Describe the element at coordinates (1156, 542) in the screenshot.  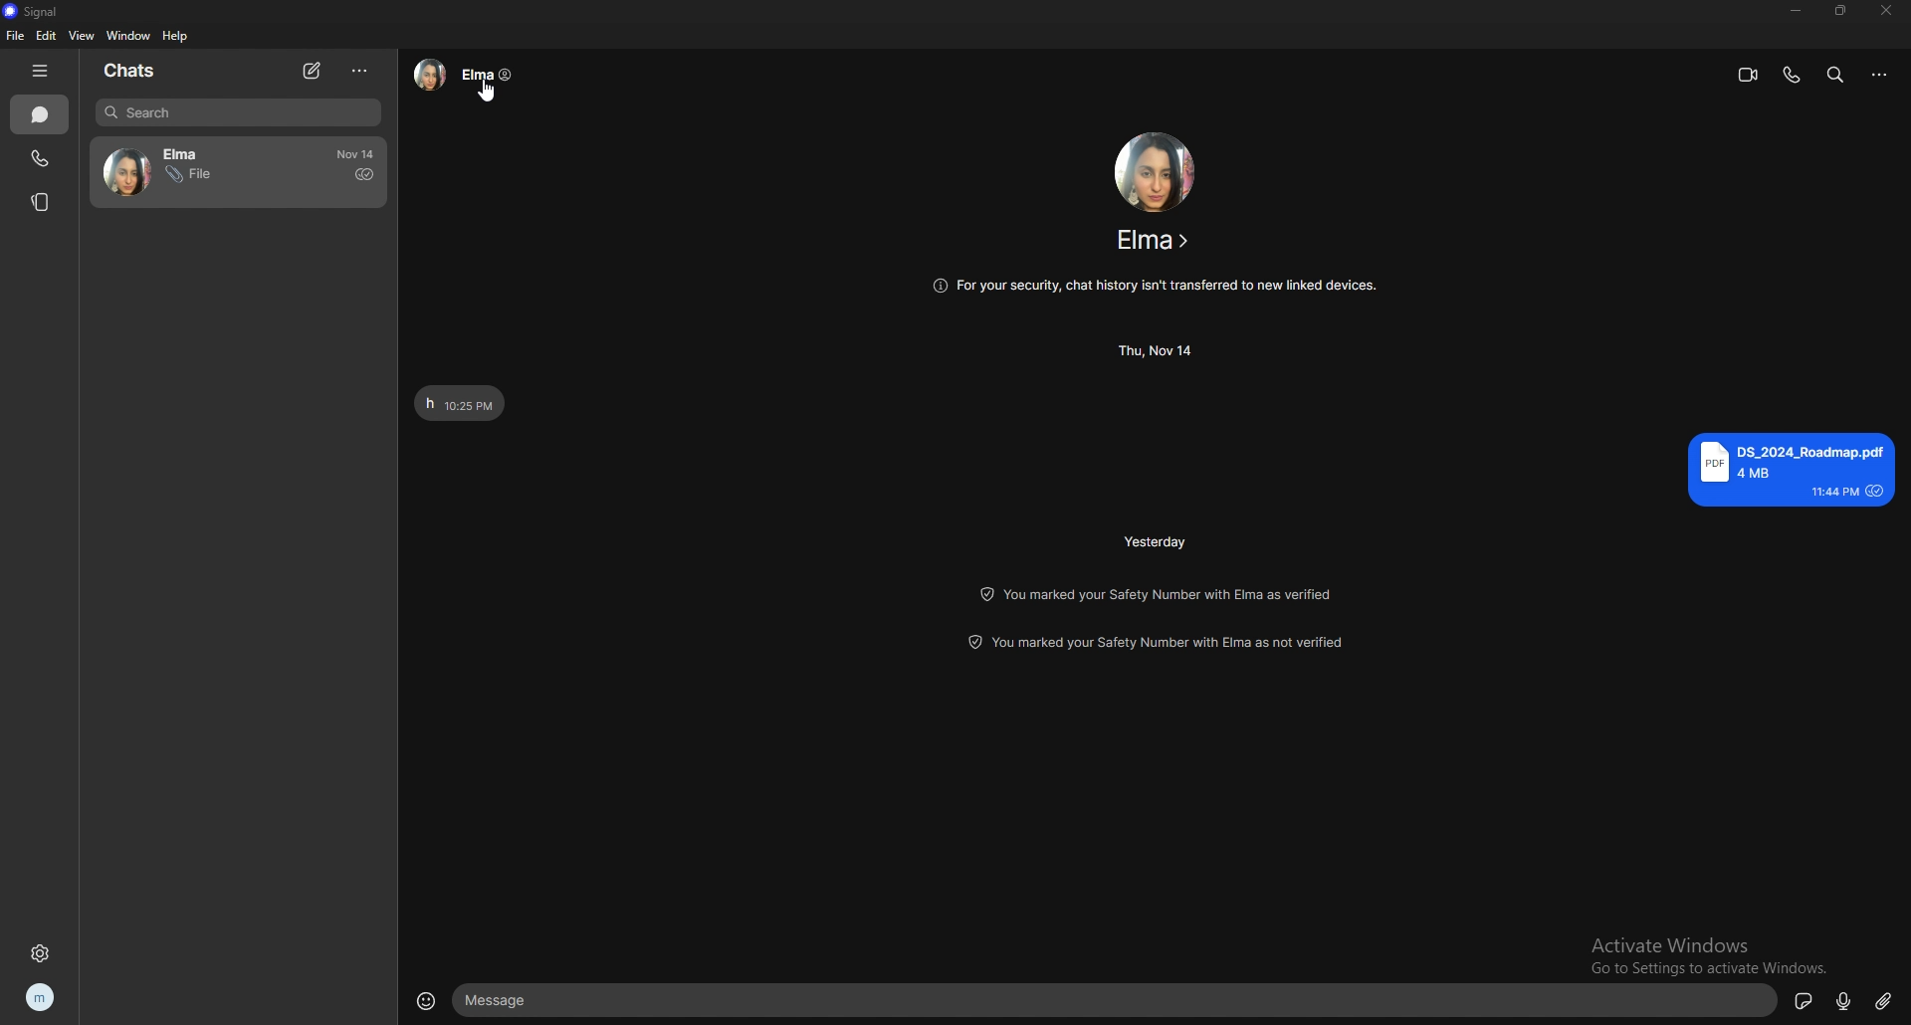
I see `time` at that location.